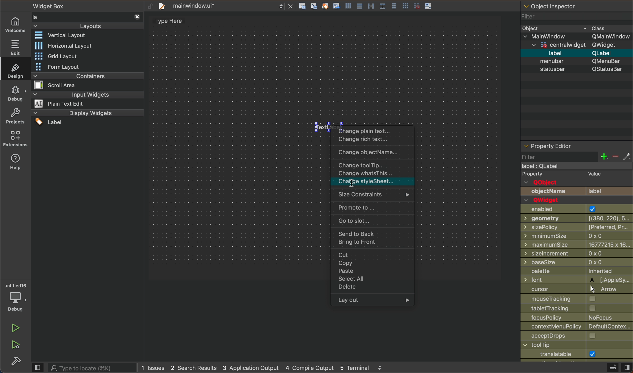 The image size is (633, 373). Describe the element at coordinates (569, 28) in the screenshot. I see `object` at that location.